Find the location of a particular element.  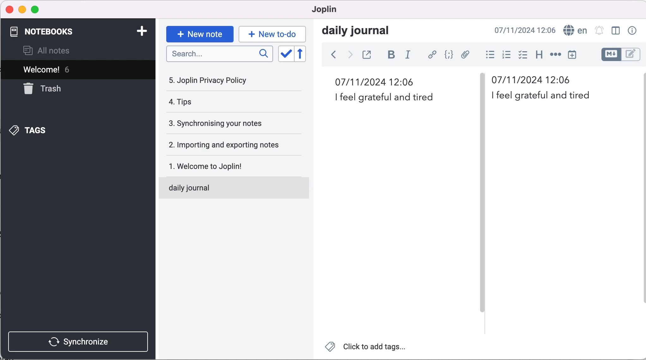

bold is located at coordinates (390, 55).